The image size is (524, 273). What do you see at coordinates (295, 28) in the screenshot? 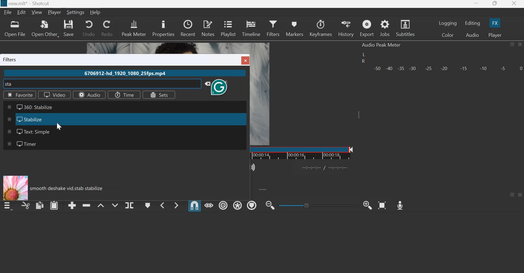
I see `Markers` at bounding box center [295, 28].